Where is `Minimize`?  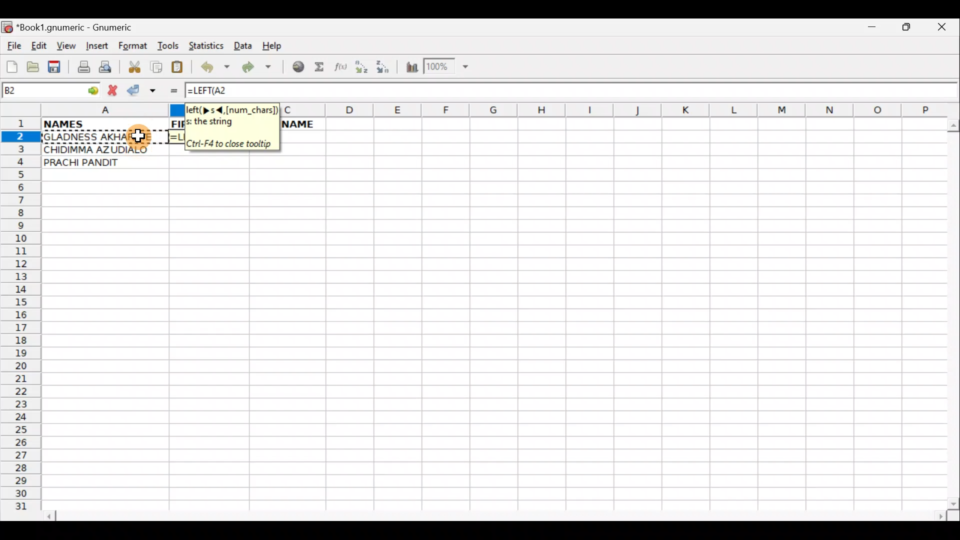
Minimize is located at coordinates (869, 29).